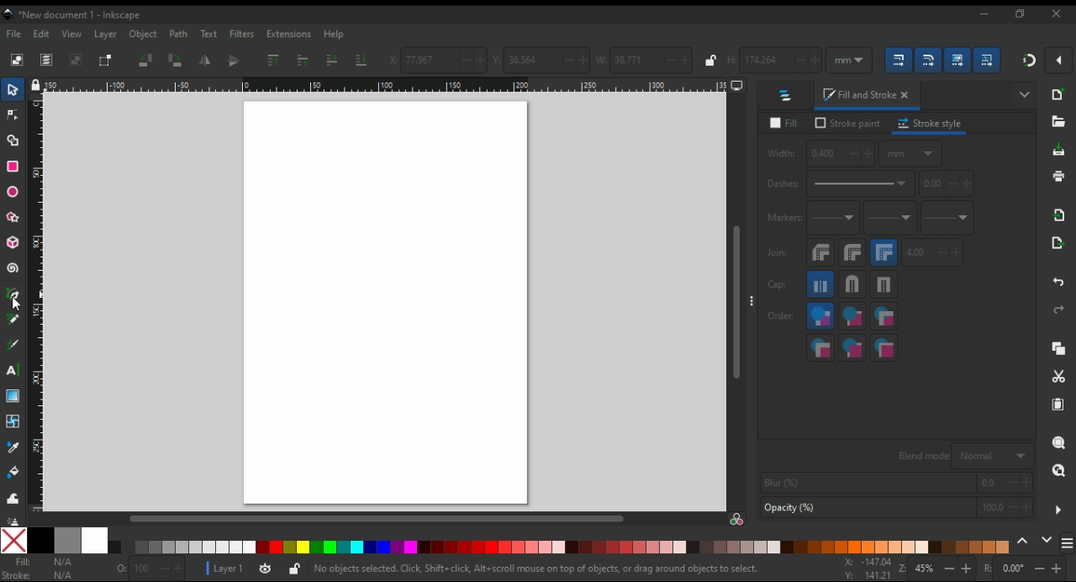 This screenshot has height=582, width=1076. Describe the element at coordinates (738, 519) in the screenshot. I see `color manager mode` at that location.